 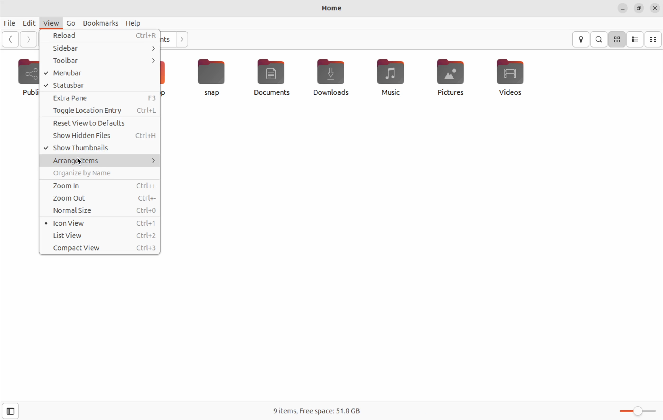 I want to click on reload, so click(x=100, y=37).